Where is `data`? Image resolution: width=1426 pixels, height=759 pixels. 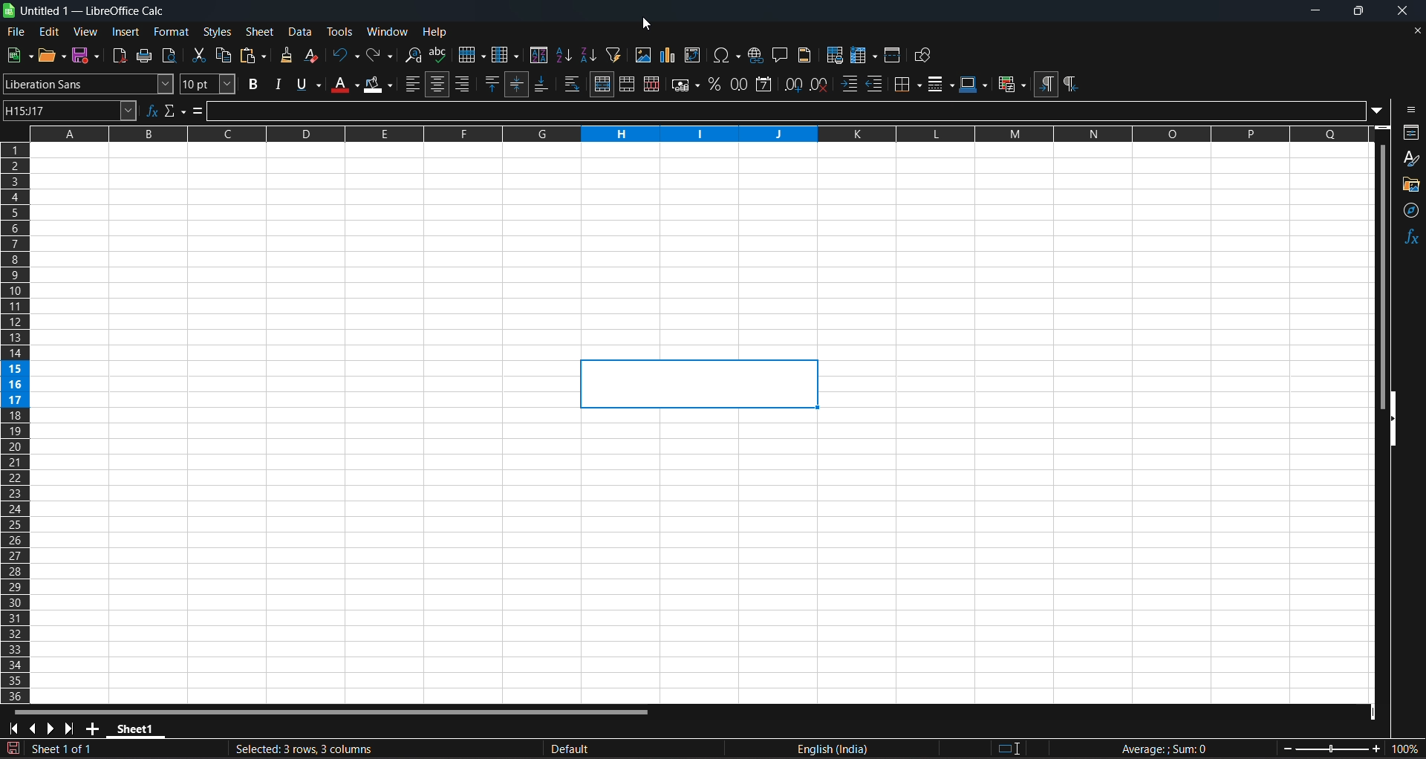
data is located at coordinates (302, 33).